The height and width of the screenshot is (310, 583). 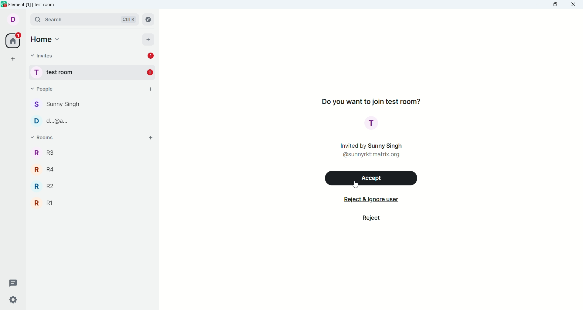 What do you see at coordinates (151, 90) in the screenshot?
I see `add` at bounding box center [151, 90].